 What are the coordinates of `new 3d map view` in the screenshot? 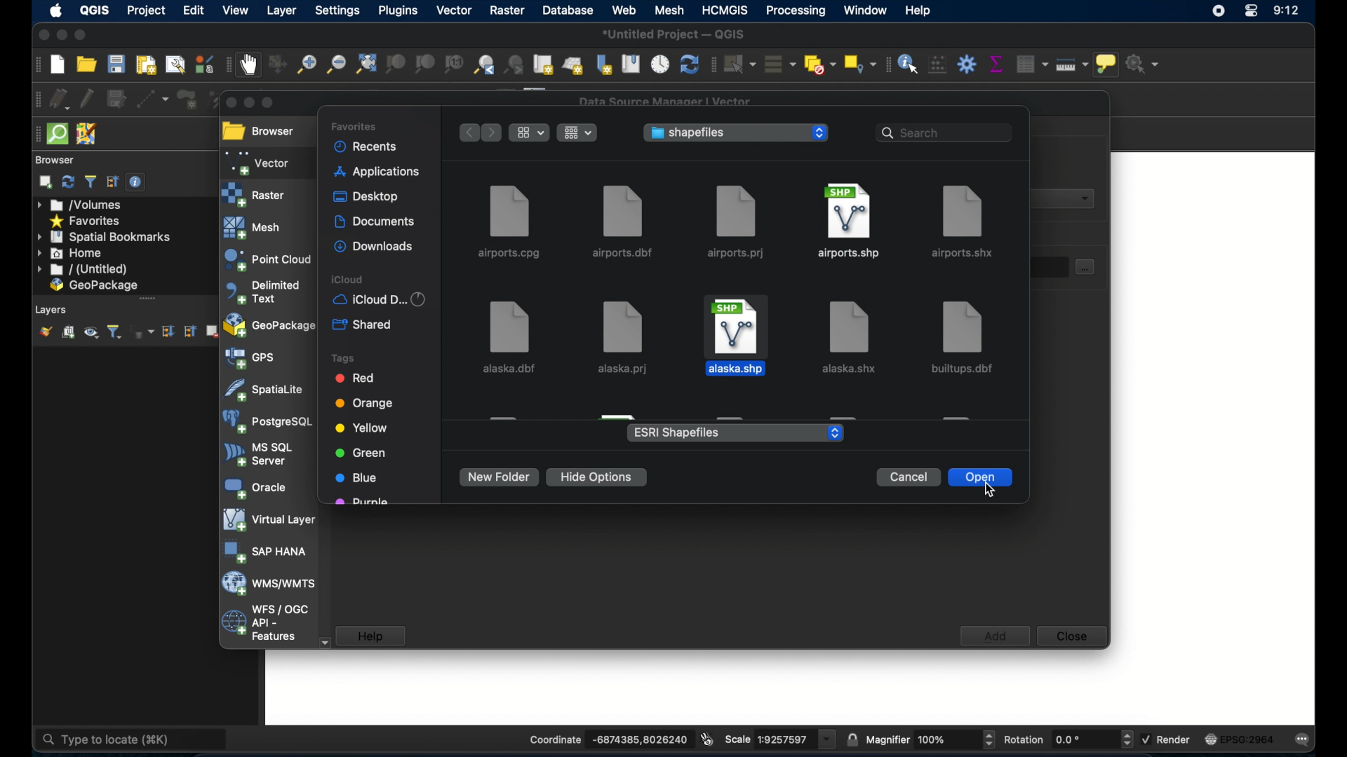 It's located at (574, 67).